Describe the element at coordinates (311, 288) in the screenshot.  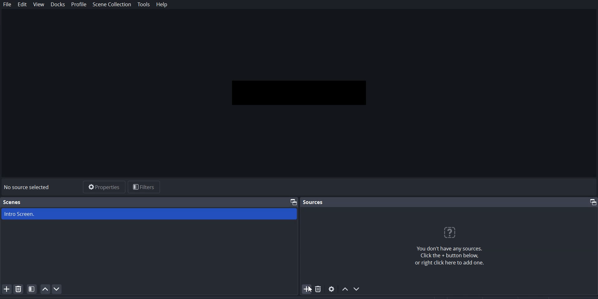
I see `Cursor` at that location.